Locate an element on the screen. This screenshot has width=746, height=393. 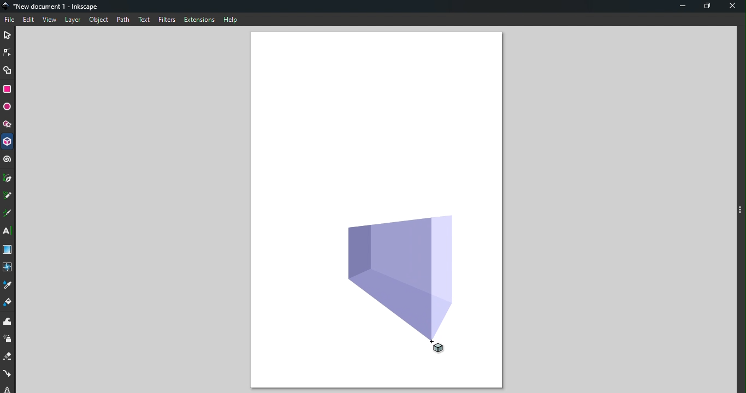
Object is located at coordinates (406, 274).